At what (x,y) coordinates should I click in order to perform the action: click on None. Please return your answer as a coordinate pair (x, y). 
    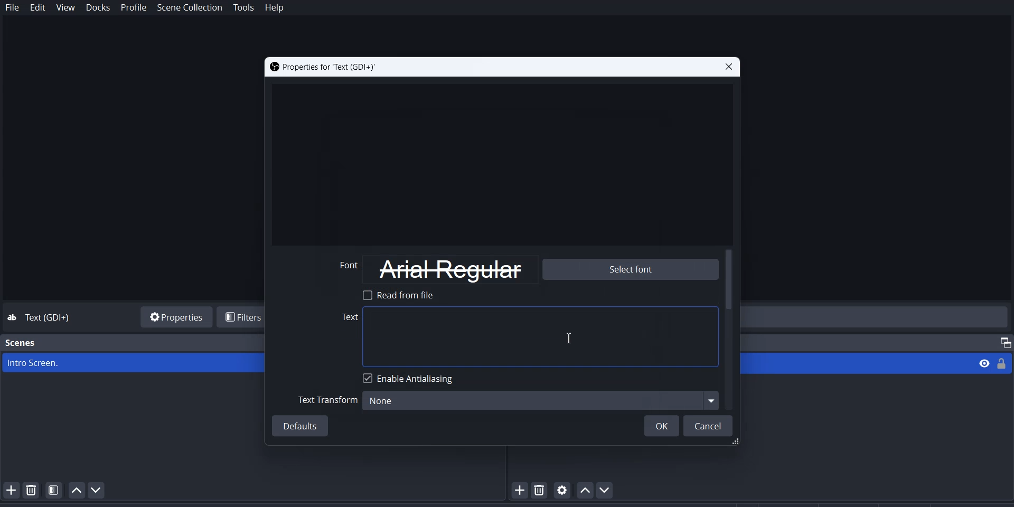
    Looking at the image, I should click on (539, 400).